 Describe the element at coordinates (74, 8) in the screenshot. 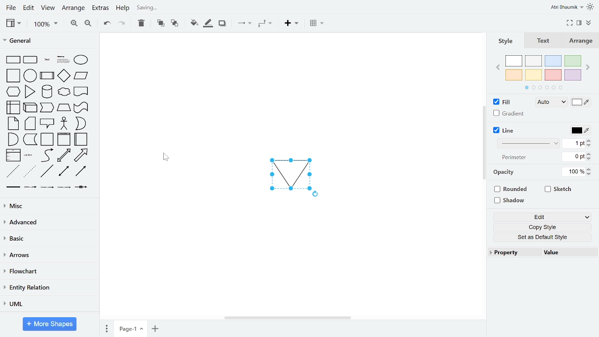

I see `arrange` at that location.